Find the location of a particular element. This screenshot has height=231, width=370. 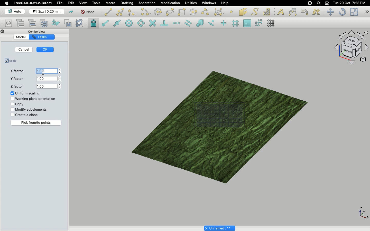

Move is located at coordinates (330, 12).